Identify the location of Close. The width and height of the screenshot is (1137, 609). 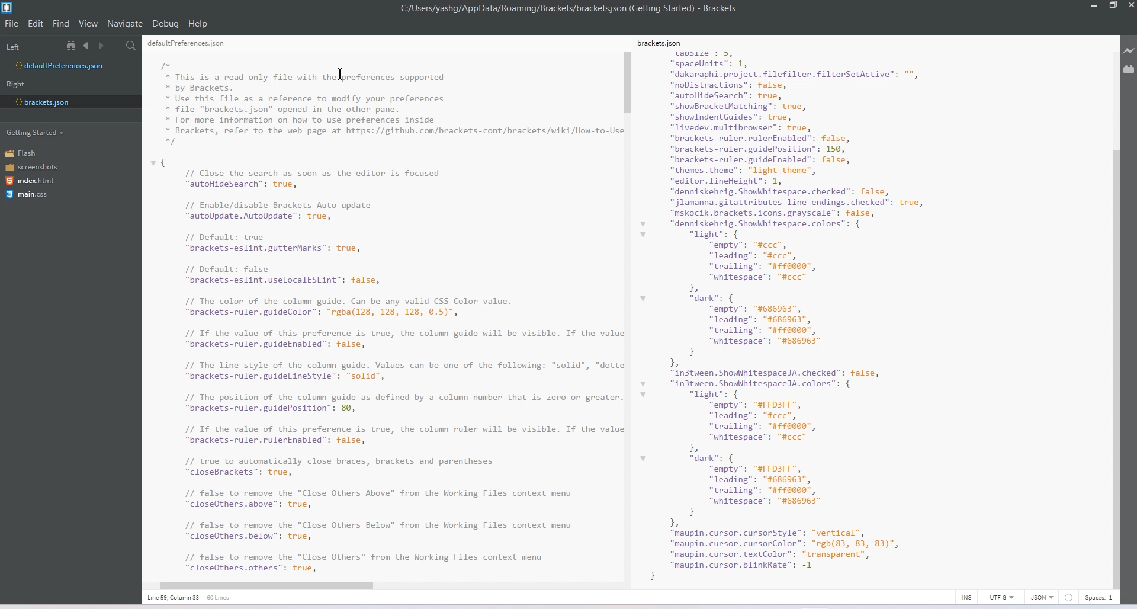
(1130, 7).